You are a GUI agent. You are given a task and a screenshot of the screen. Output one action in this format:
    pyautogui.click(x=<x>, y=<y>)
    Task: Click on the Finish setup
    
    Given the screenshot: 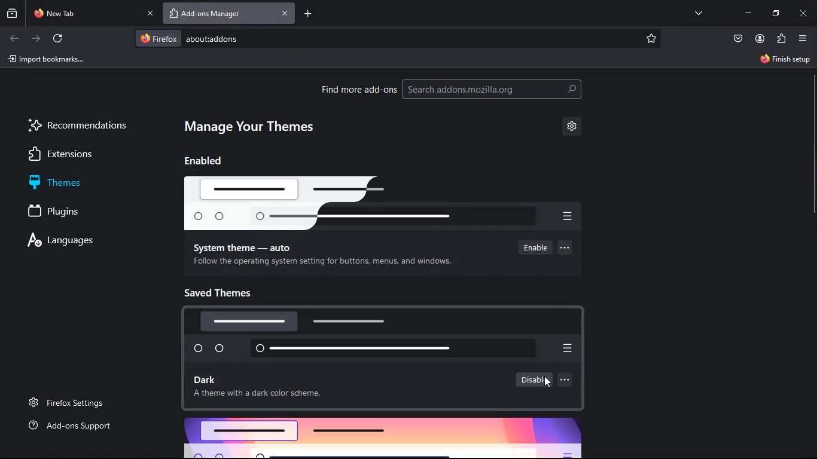 What is the action you would take?
    pyautogui.click(x=786, y=59)
    